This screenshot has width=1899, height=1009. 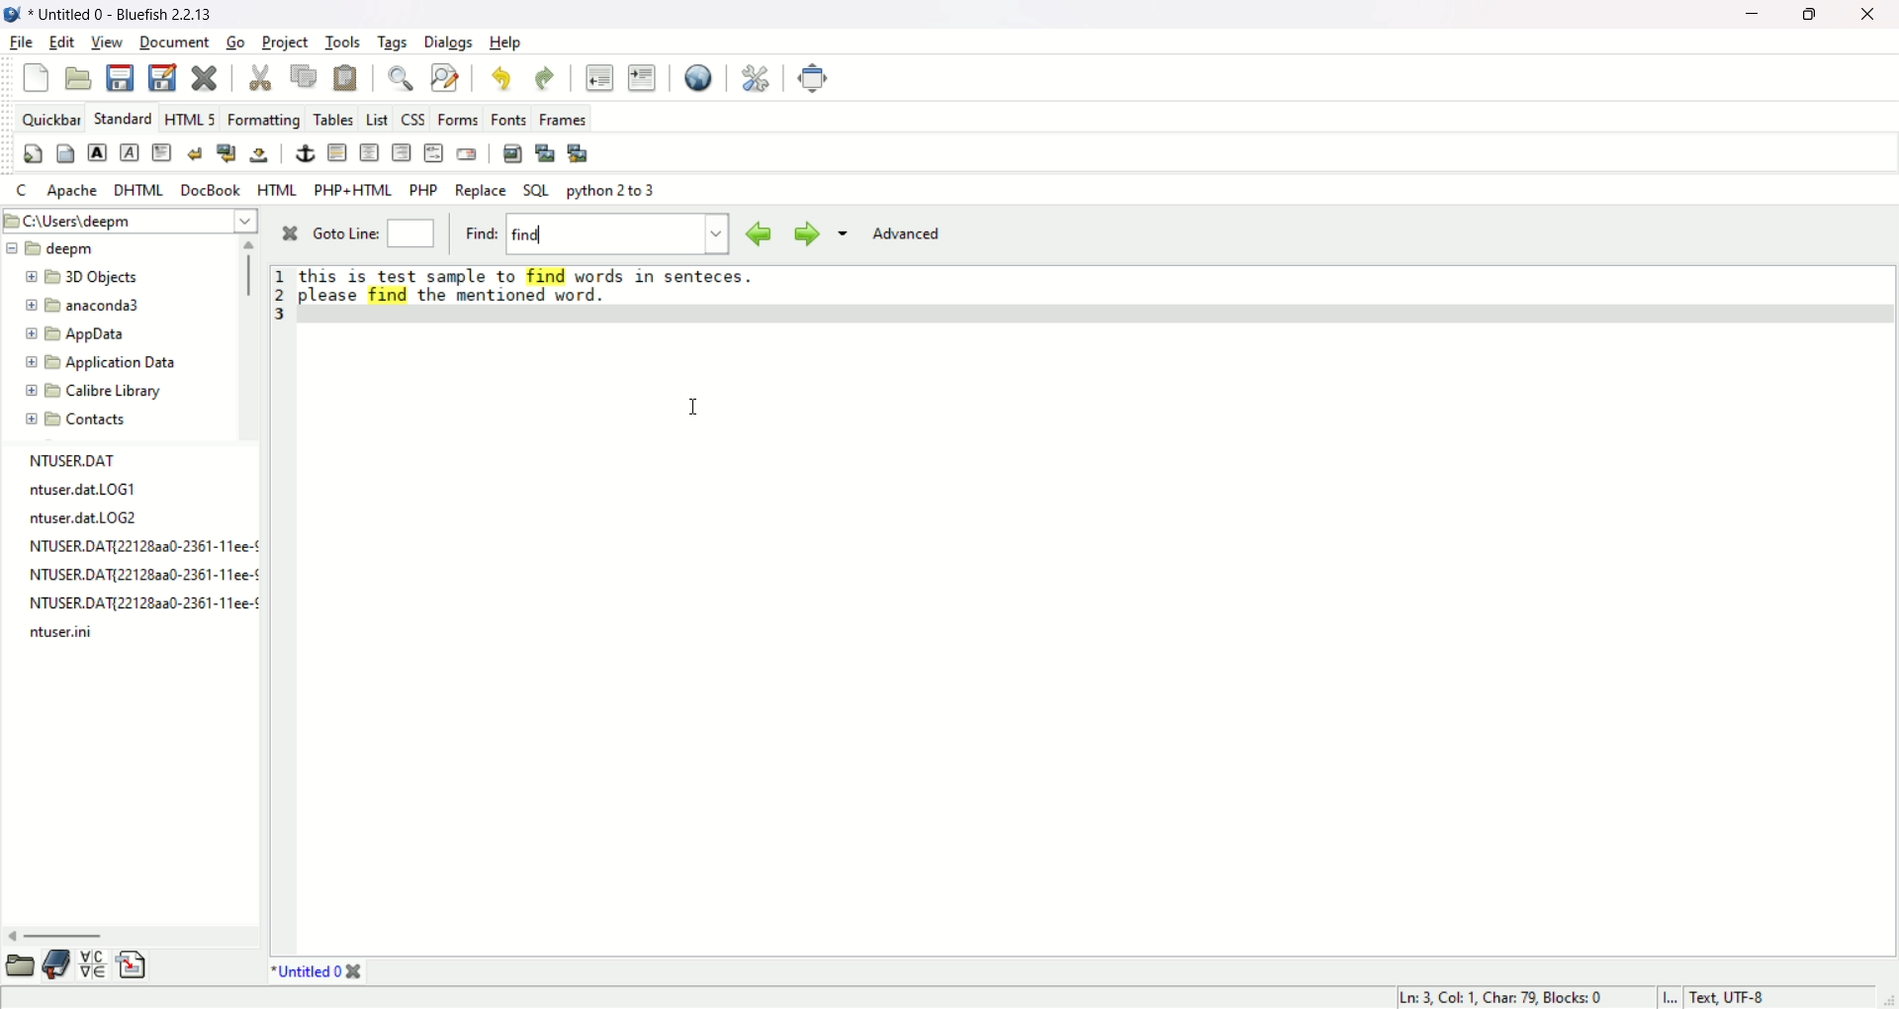 I want to click on new, so click(x=37, y=77).